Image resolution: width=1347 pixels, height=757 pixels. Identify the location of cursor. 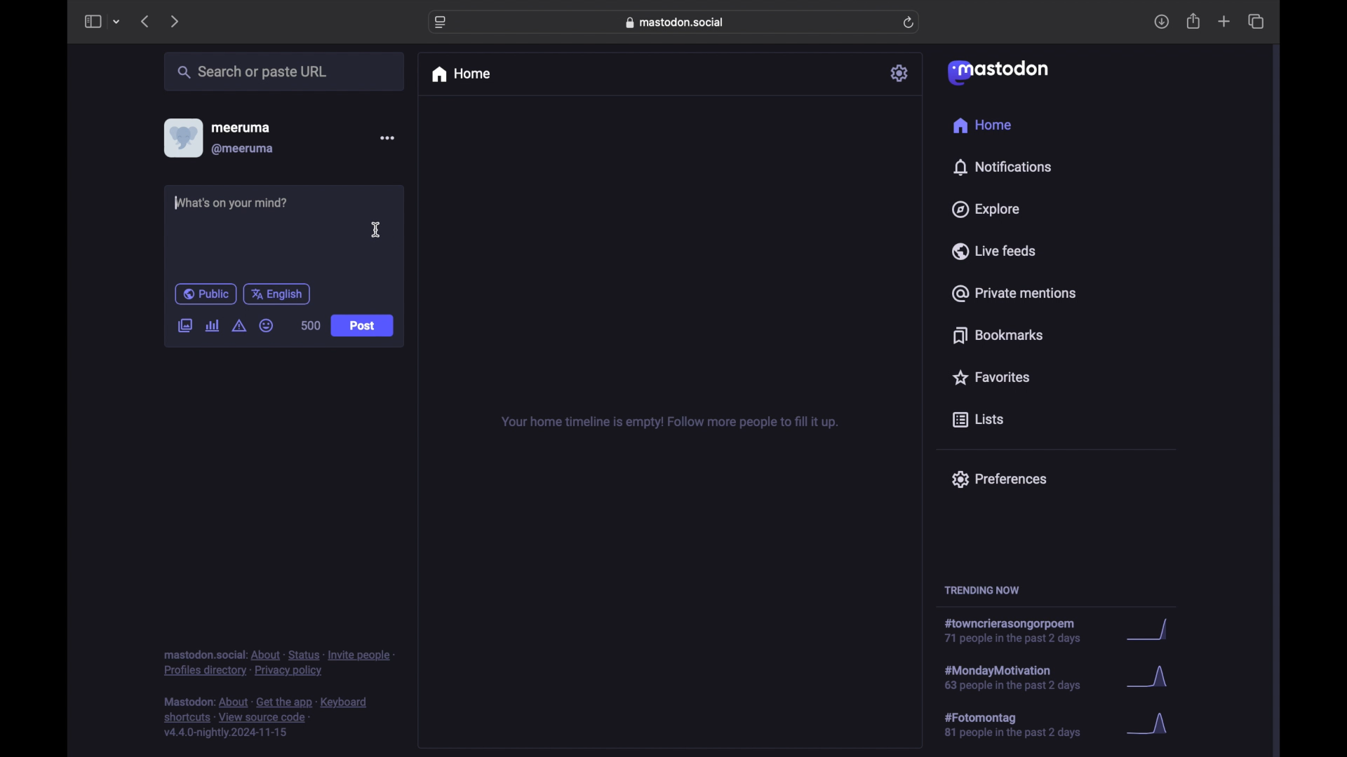
(376, 229).